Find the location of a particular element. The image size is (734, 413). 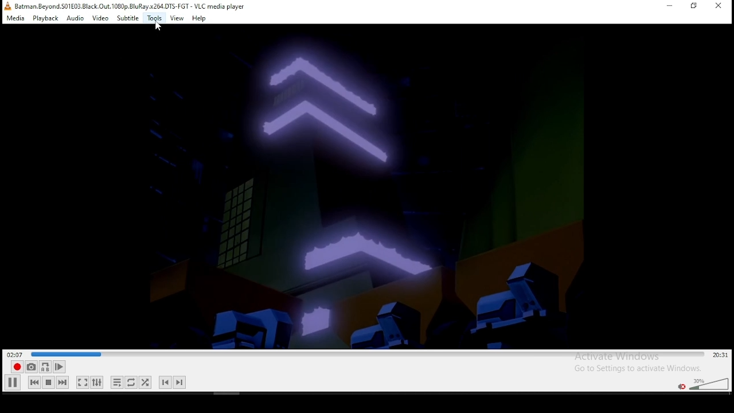

elapsed time is located at coordinates (15, 353).